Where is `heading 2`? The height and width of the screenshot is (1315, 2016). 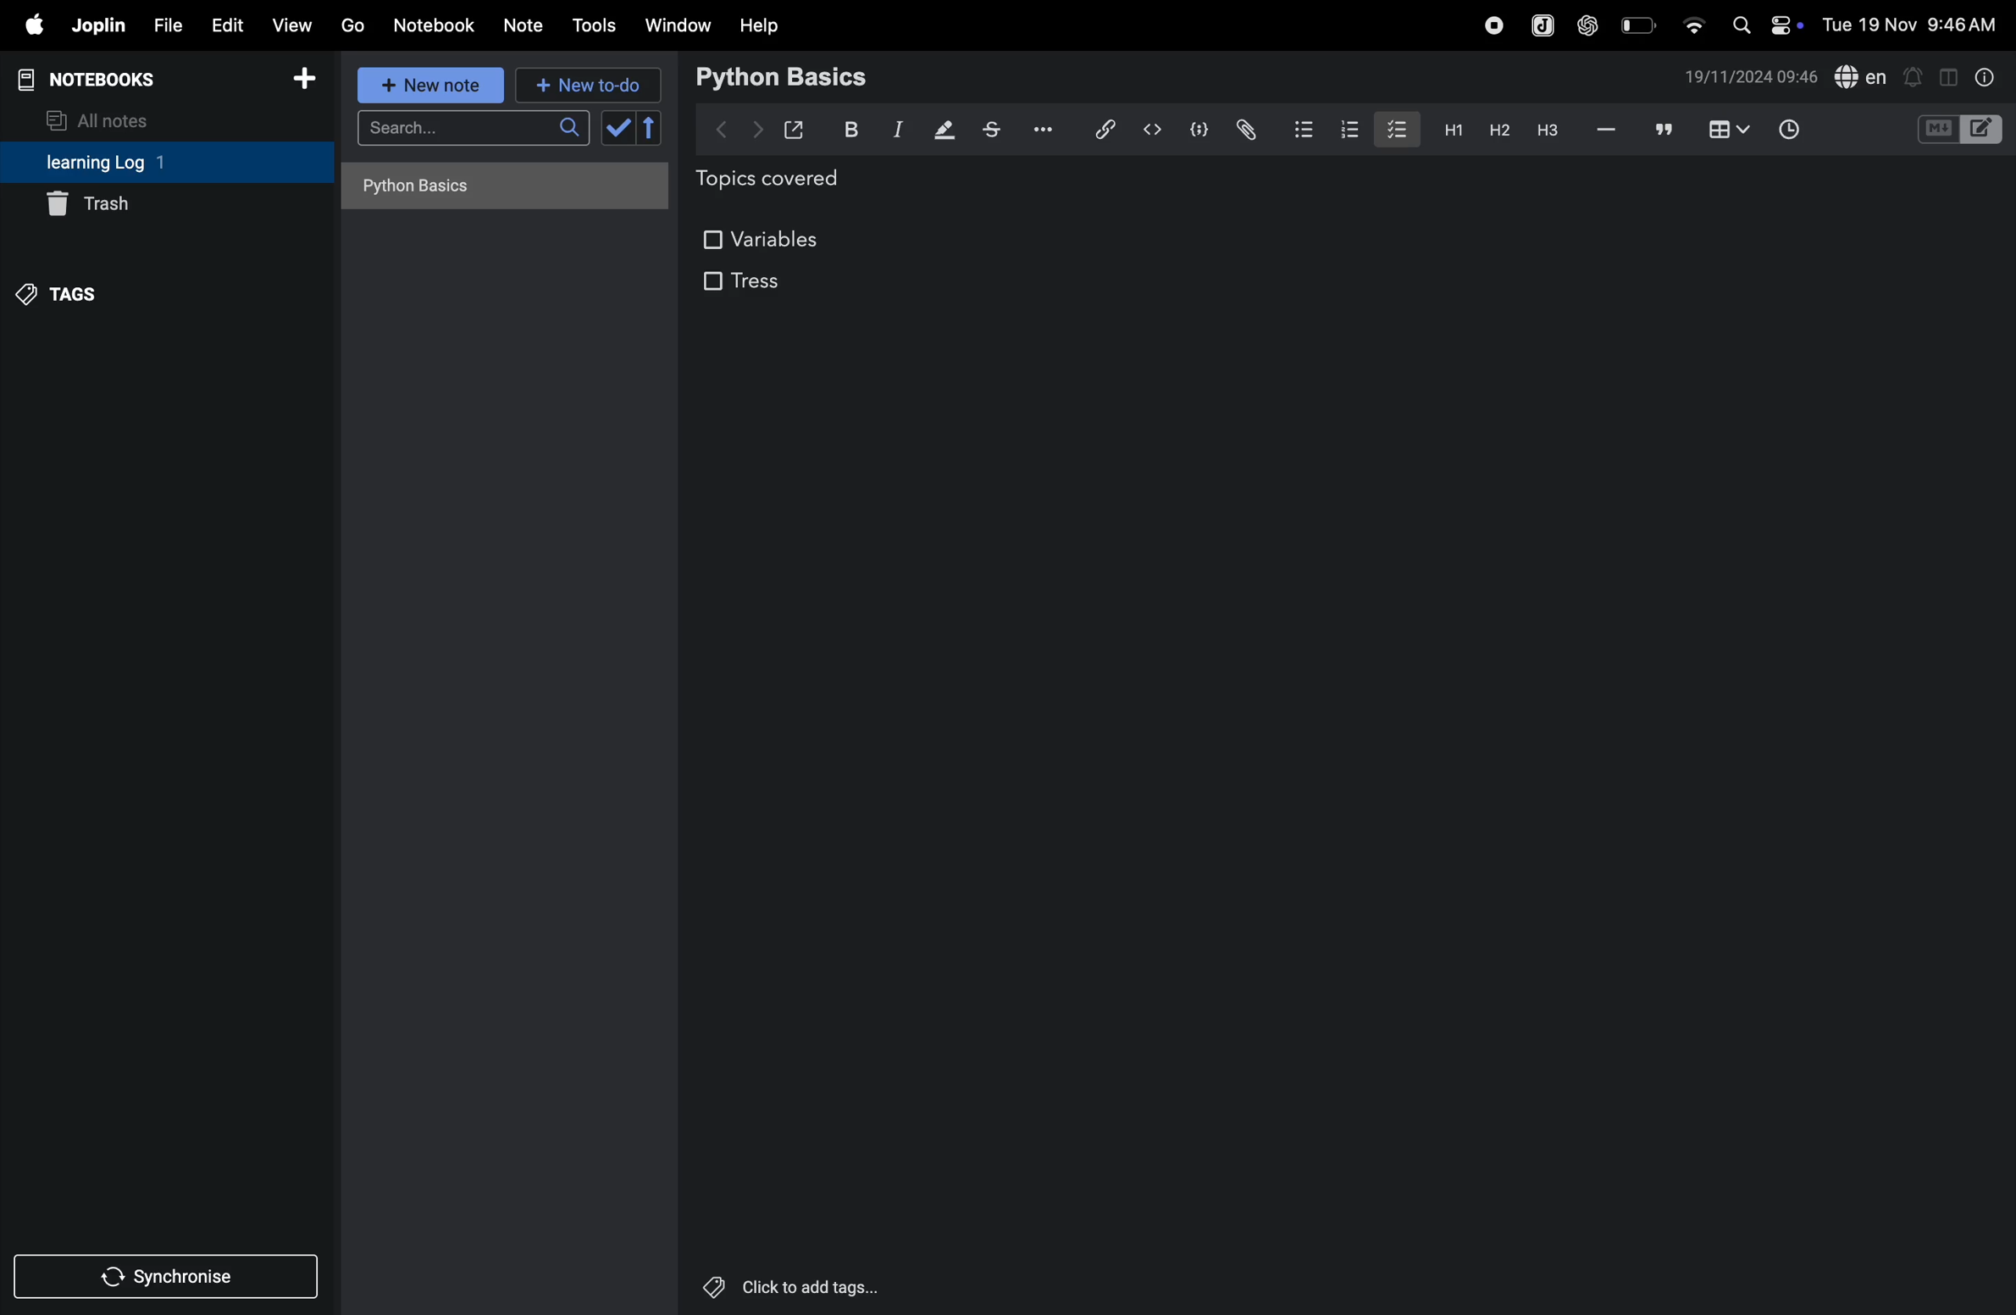
heading 2 is located at coordinates (1498, 130).